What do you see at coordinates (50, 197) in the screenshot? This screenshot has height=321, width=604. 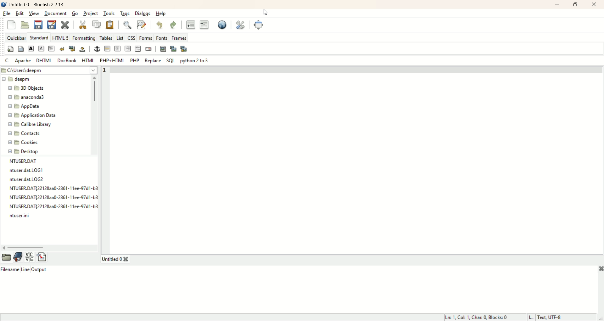 I see `text` at bounding box center [50, 197].